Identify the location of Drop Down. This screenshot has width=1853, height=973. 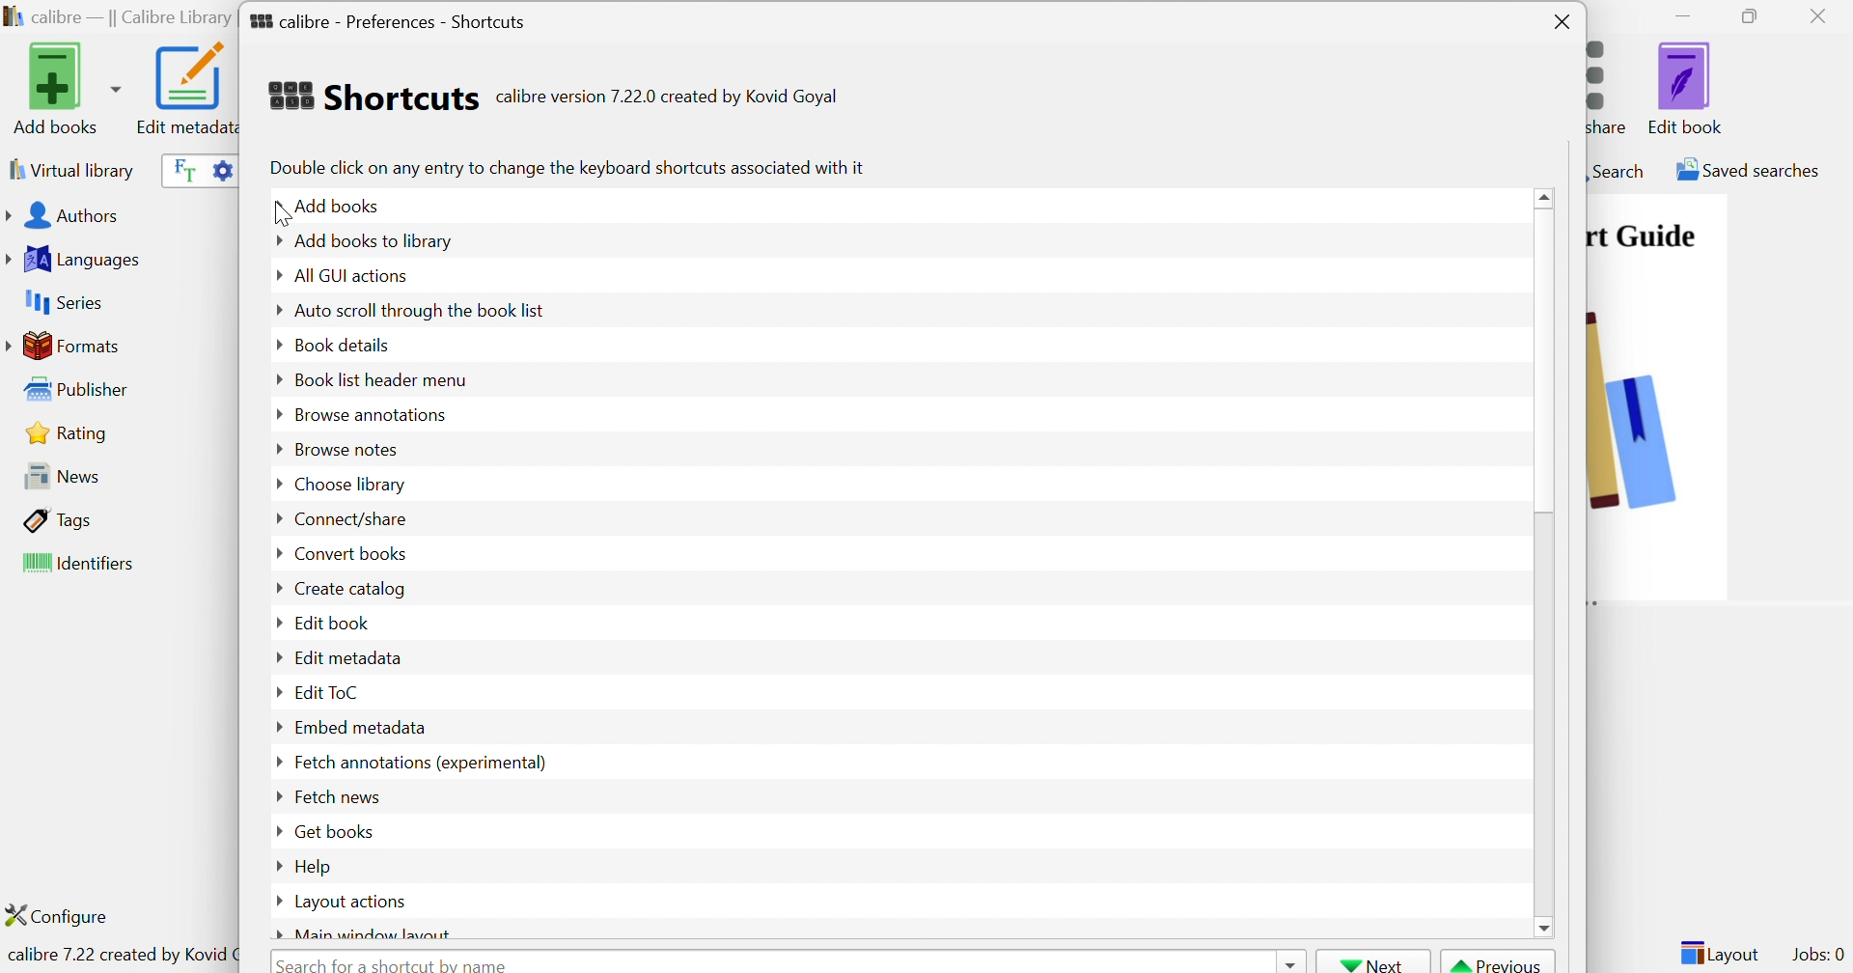
(272, 344).